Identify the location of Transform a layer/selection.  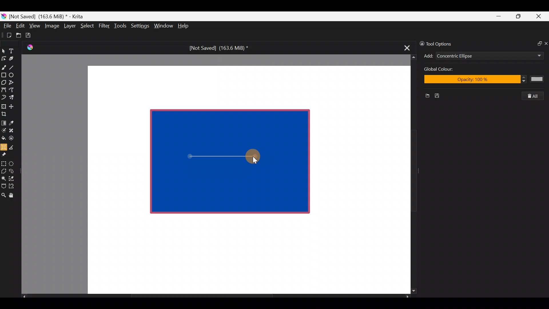
(3, 105).